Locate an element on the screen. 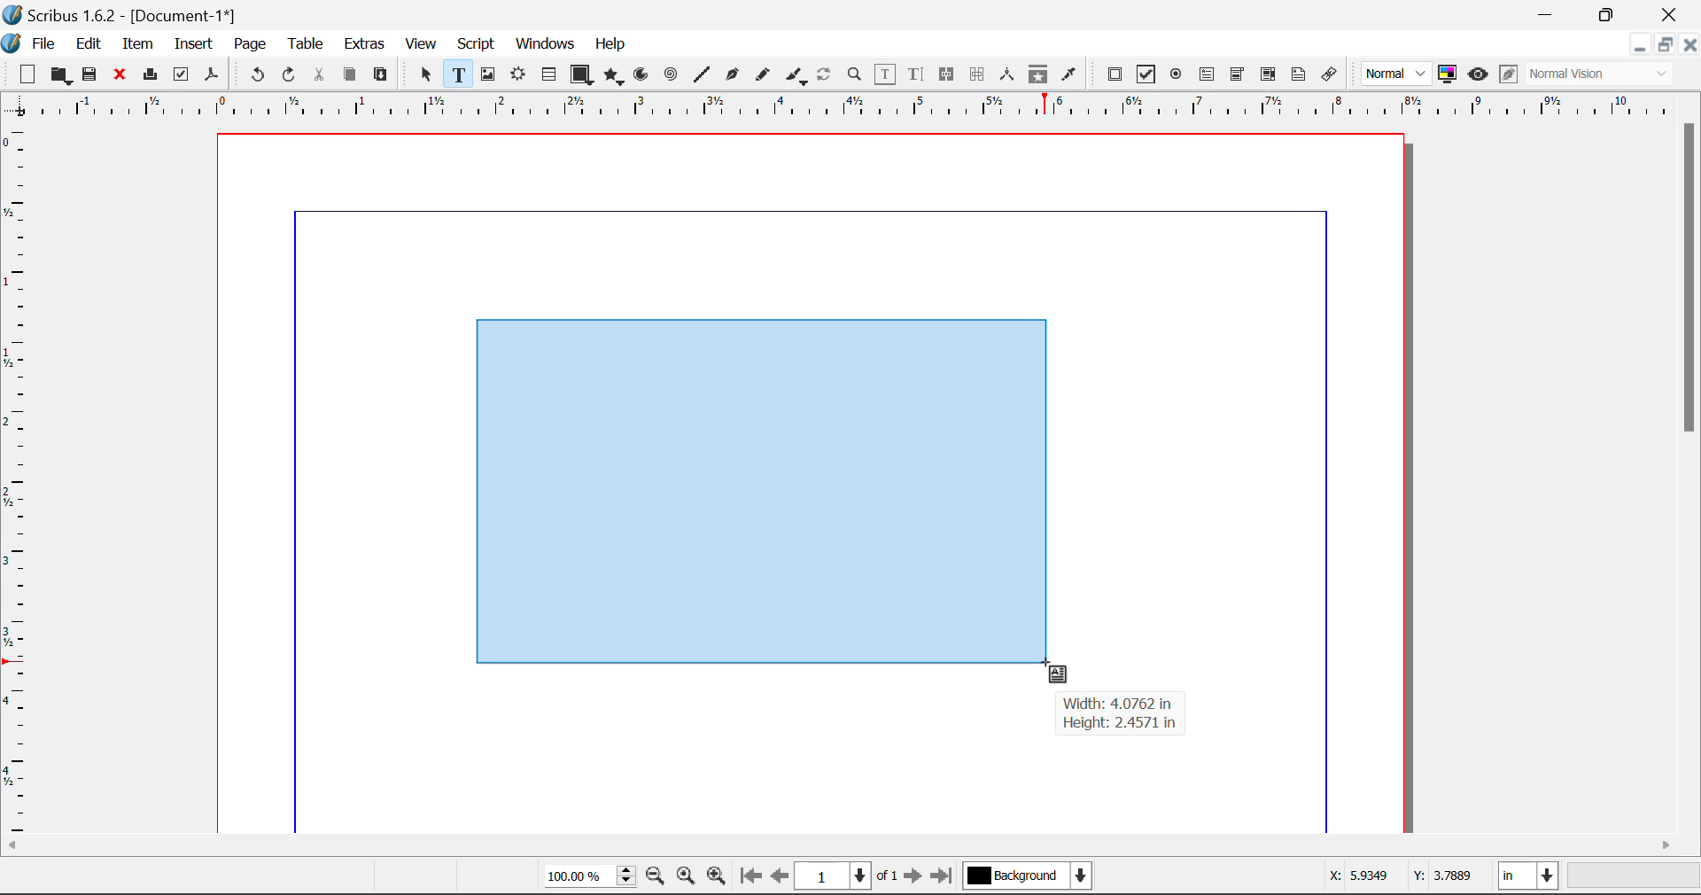 This screenshot has height=895, width=1701. Shapes is located at coordinates (581, 74).